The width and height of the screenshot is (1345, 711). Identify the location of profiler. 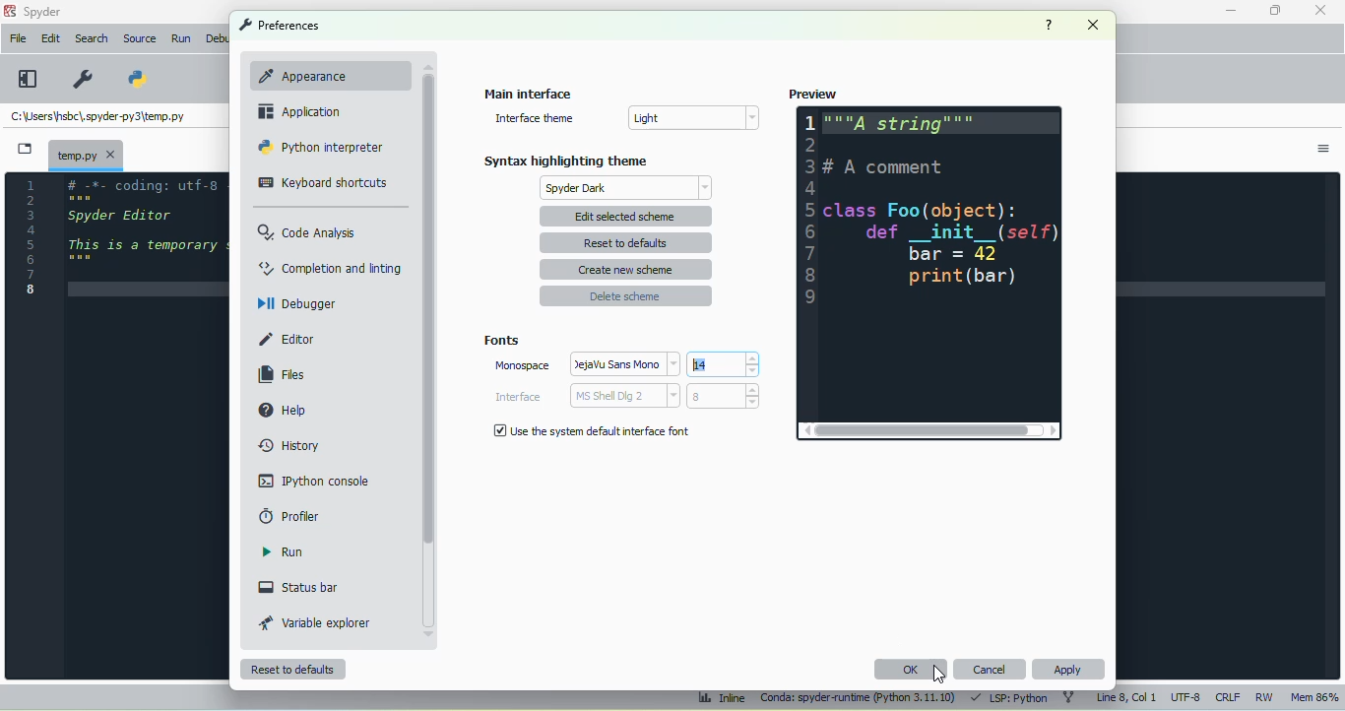
(290, 516).